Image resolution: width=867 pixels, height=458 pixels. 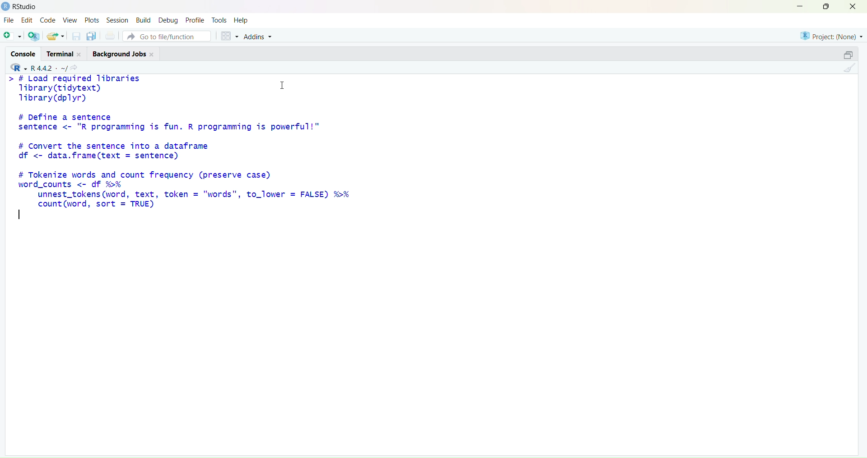 What do you see at coordinates (799, 7) in the screenshot?
I see `minimize` at bounding box center [799, 7].